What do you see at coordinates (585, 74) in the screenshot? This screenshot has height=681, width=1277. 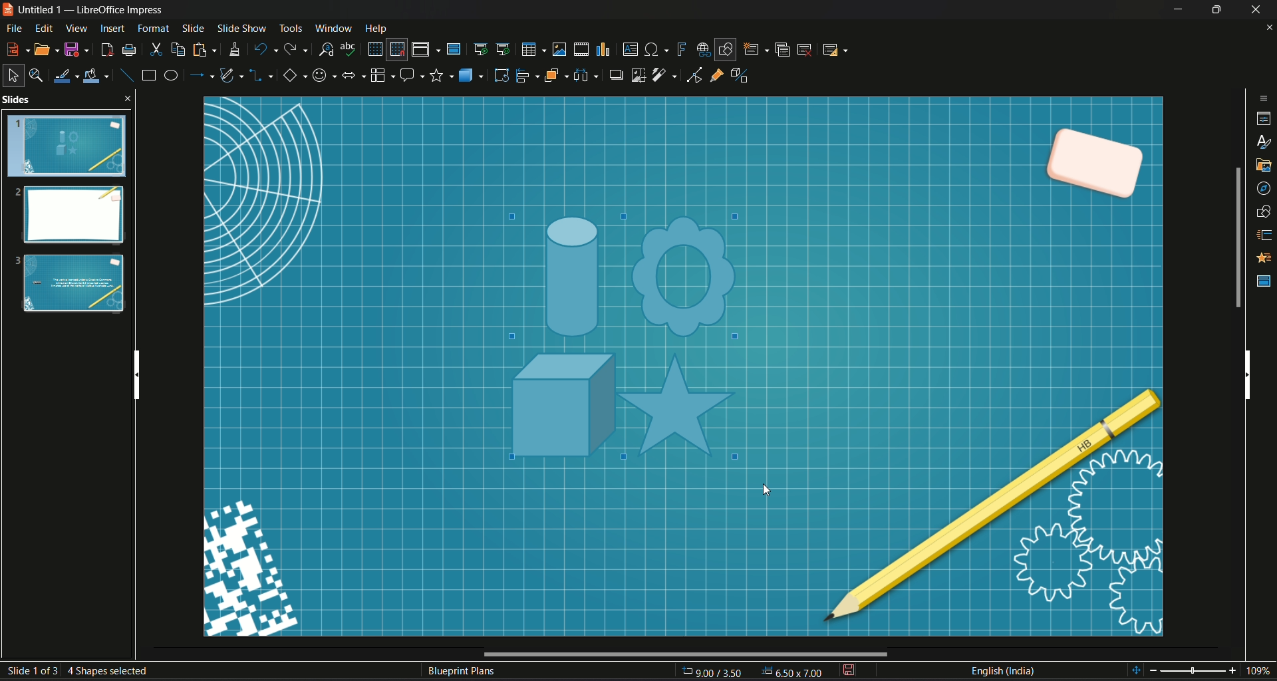 I see `select image` at bounding box center [585, 74].